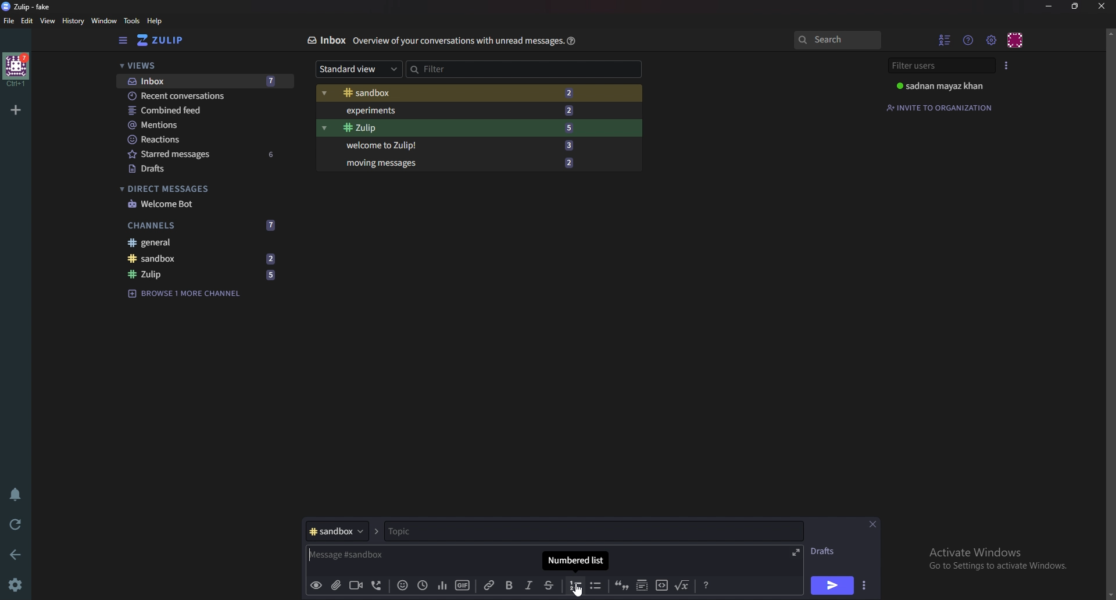  What do you see at coordinates (942, 106) in the screenshot?
I see `Invite to organization` at bounding box center [942, 106].